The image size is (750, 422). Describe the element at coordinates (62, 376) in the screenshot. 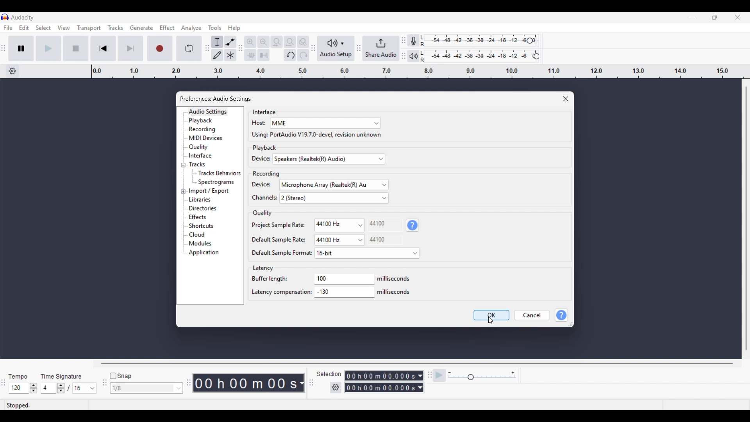

I see `Time Signature` at that location.